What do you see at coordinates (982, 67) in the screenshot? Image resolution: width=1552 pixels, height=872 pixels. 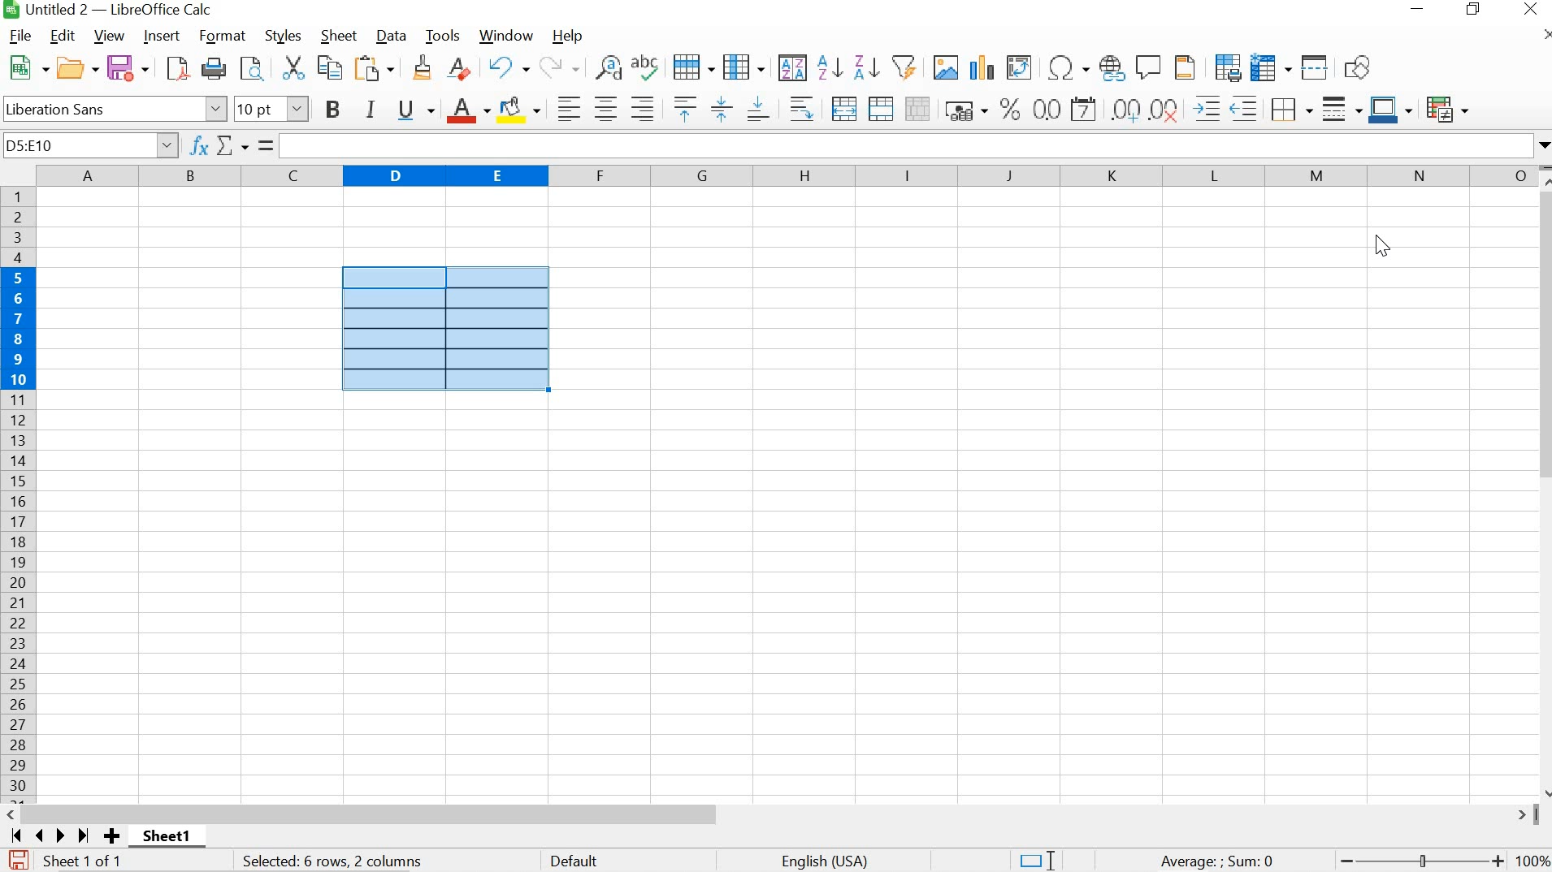 I see `insert chart` at bounding box center [982, 67].